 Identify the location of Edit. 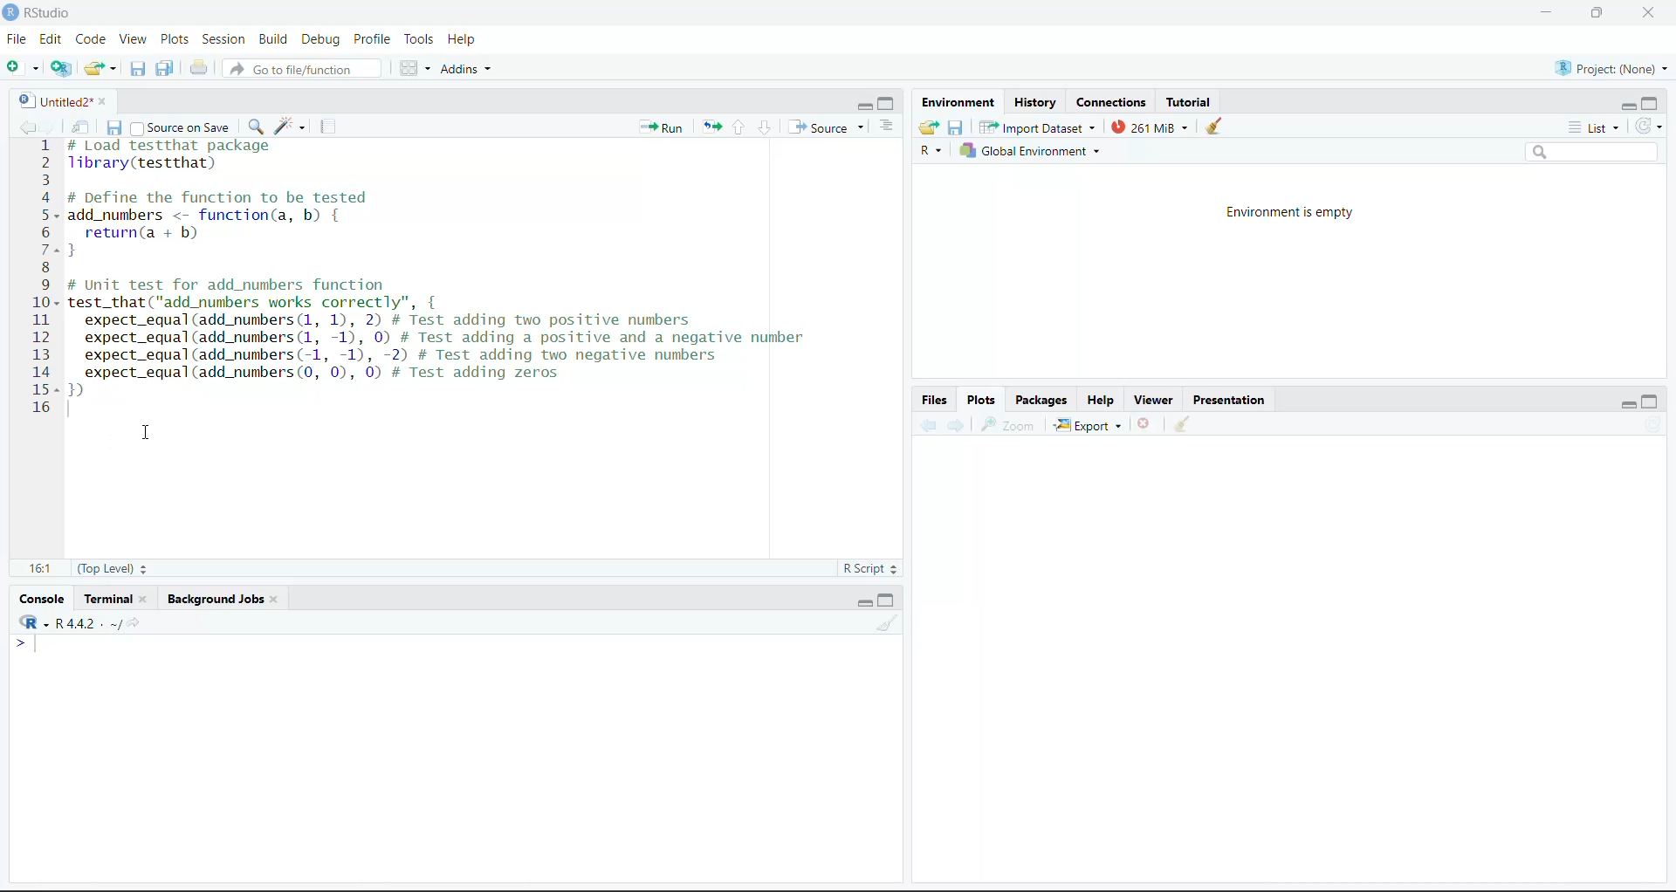
(50, 38).